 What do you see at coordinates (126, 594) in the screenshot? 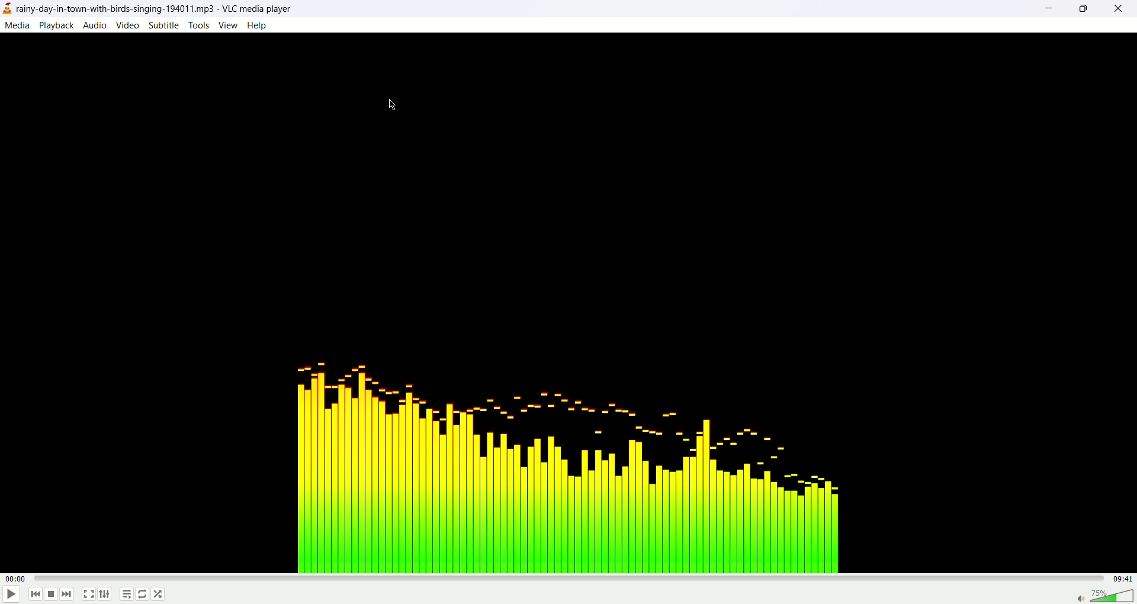
I see `playlist` at bounding box center [126, 594].